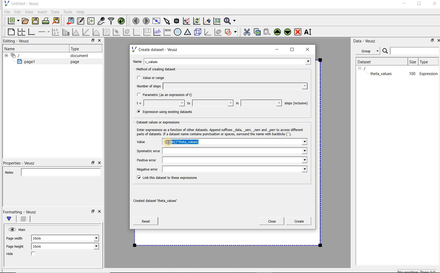 The image size is (440, 273). Describe the element at coordinates (198, 32) in the screenshot. I see `3d scene` at that location.